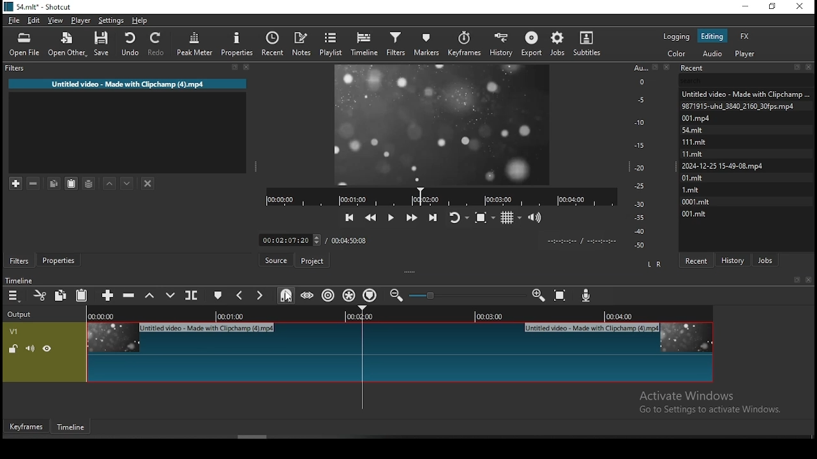 The height and width of the screenshot is (459, 817). Describe the element at coordinates (741, 157) in the screenshot. I see `Untied video - Made with Clipcham
9871915-uhd_3640_2160_30fps.mp4
001m
Stmit
mit
mit
| 2024-12-25 15-49-08.mp4
Olmit
Lmit
0001.mit
otmit` at that location.